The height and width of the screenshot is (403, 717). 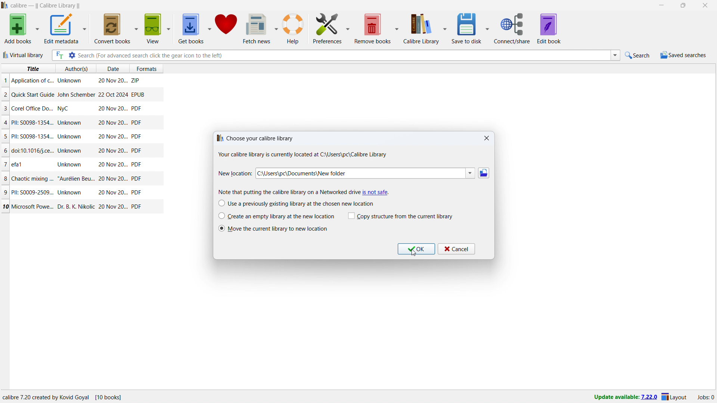 I want to click on Date, so click(x=112, y=151).